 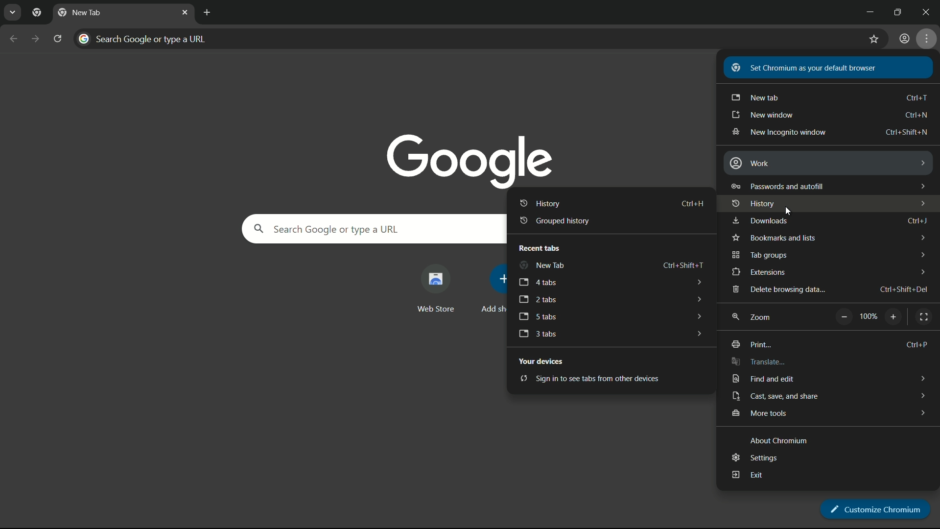 I want to click on bookmark , so click(x=870, y=41).